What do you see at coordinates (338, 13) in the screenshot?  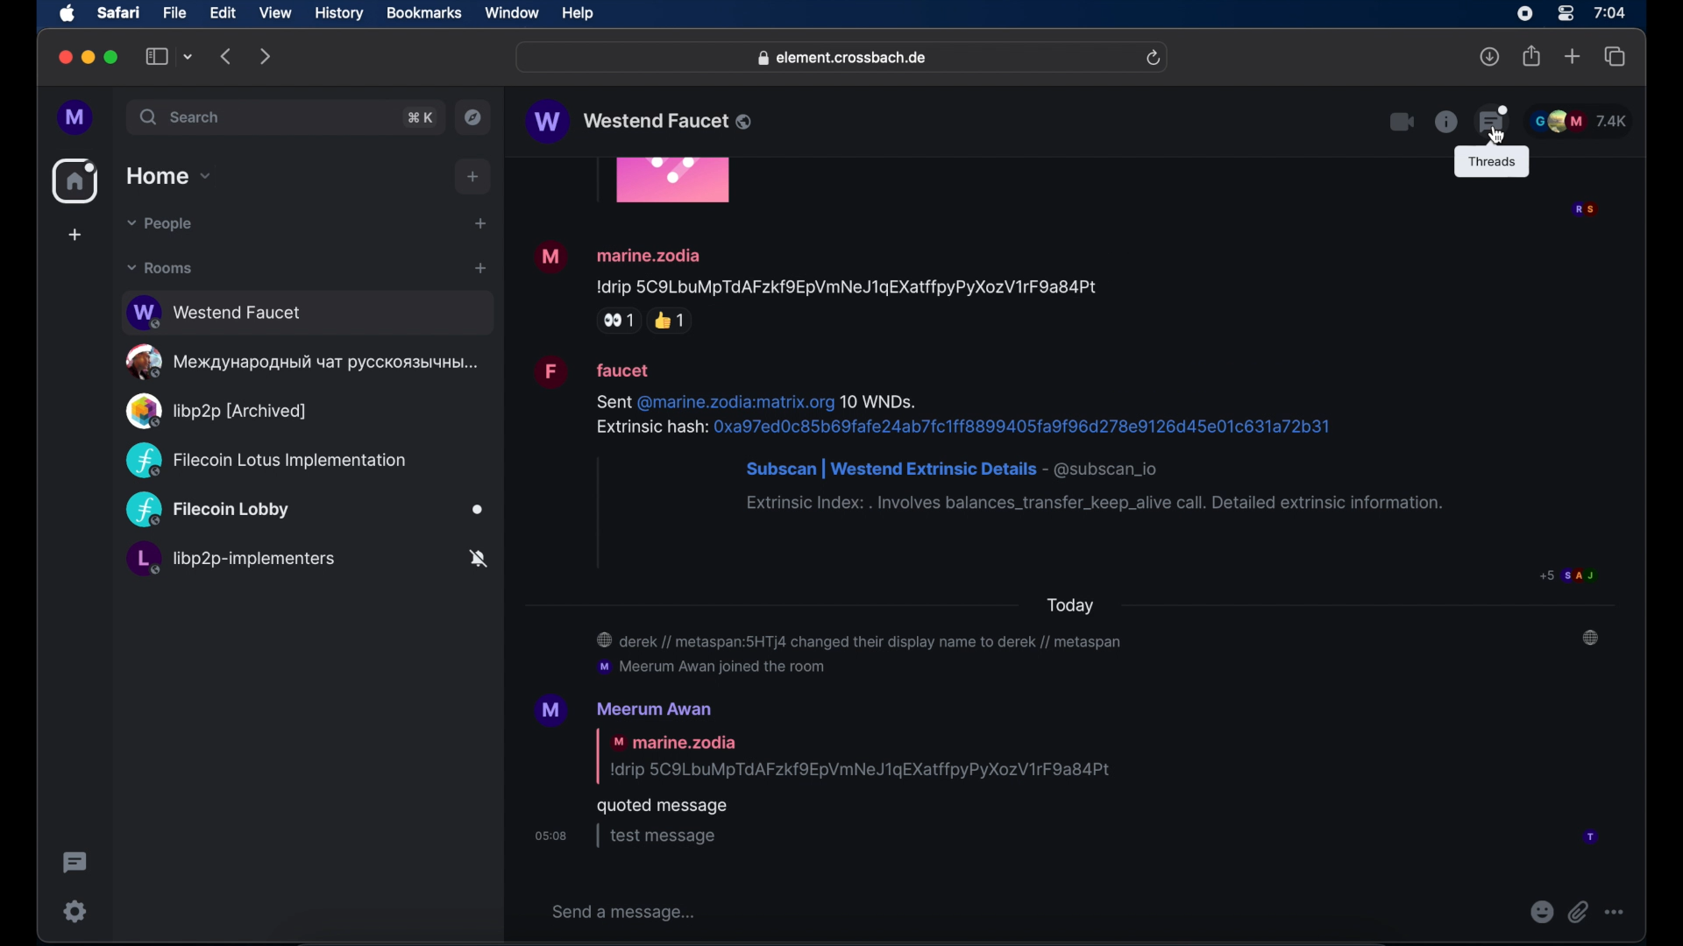 I see `history` at bounding box center [338, 13].